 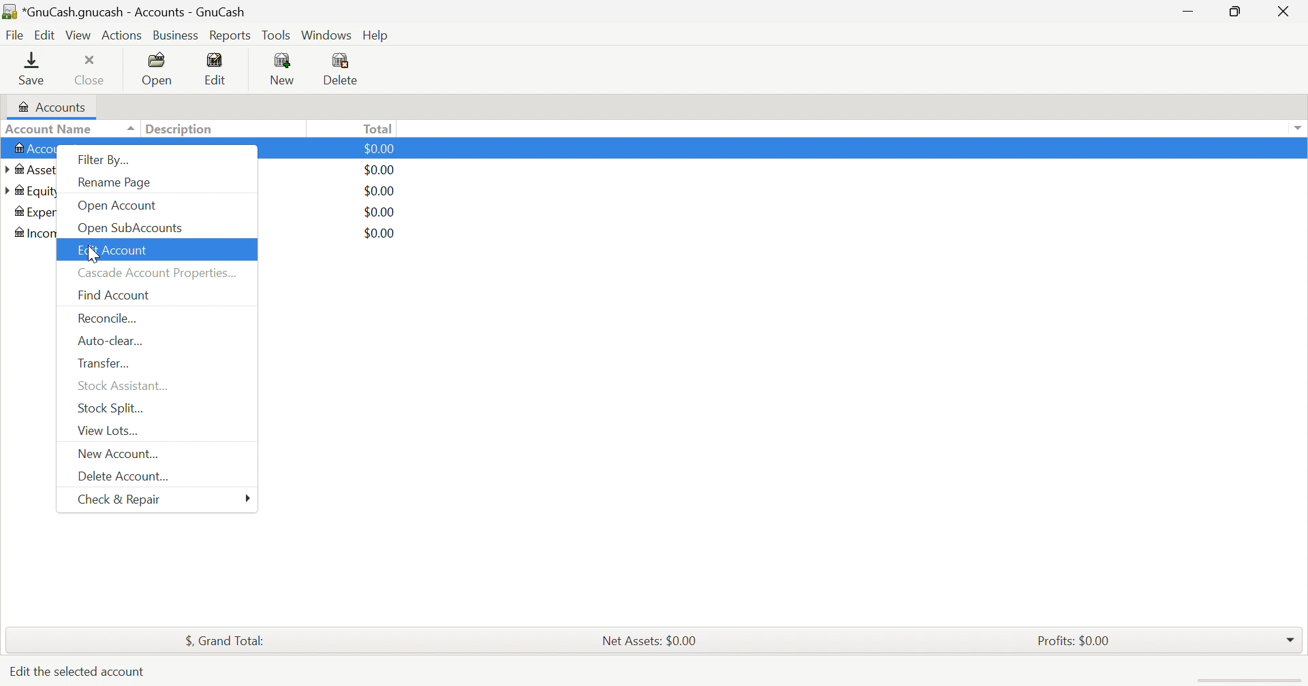 What do you see at coordinates (93, 253) in the screenshot?
I see `cursor` at bounding box center [93, 253].